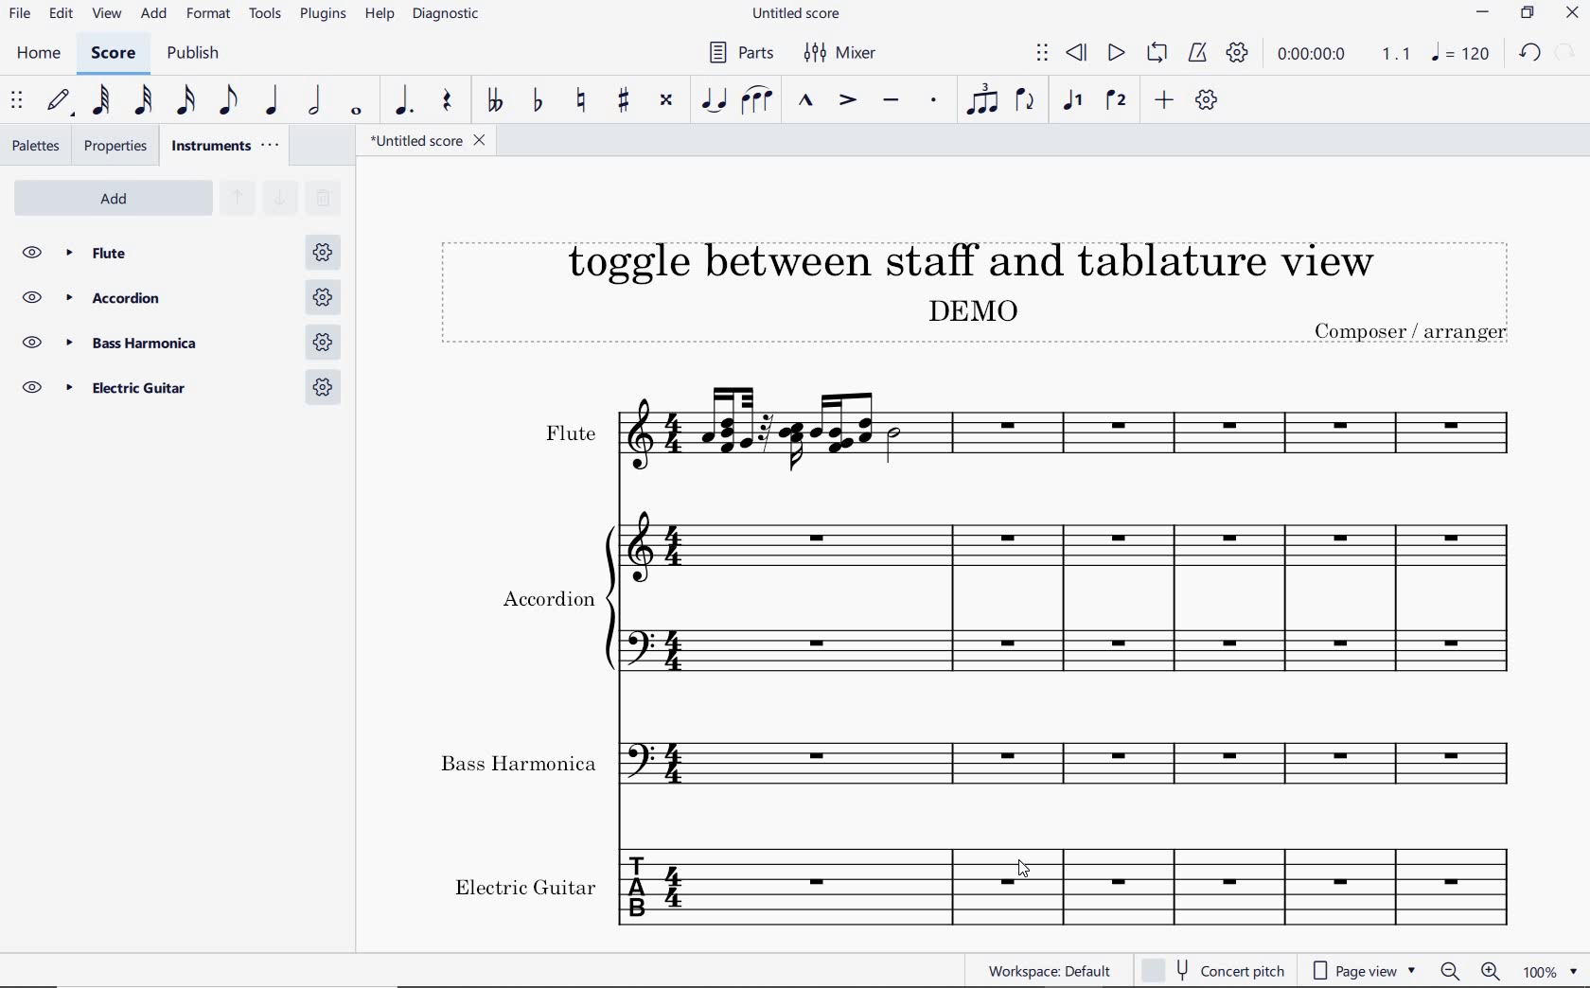 This screenshot has width=1590, height=988. I want to click on toggle double-flat, so click(496, 98).